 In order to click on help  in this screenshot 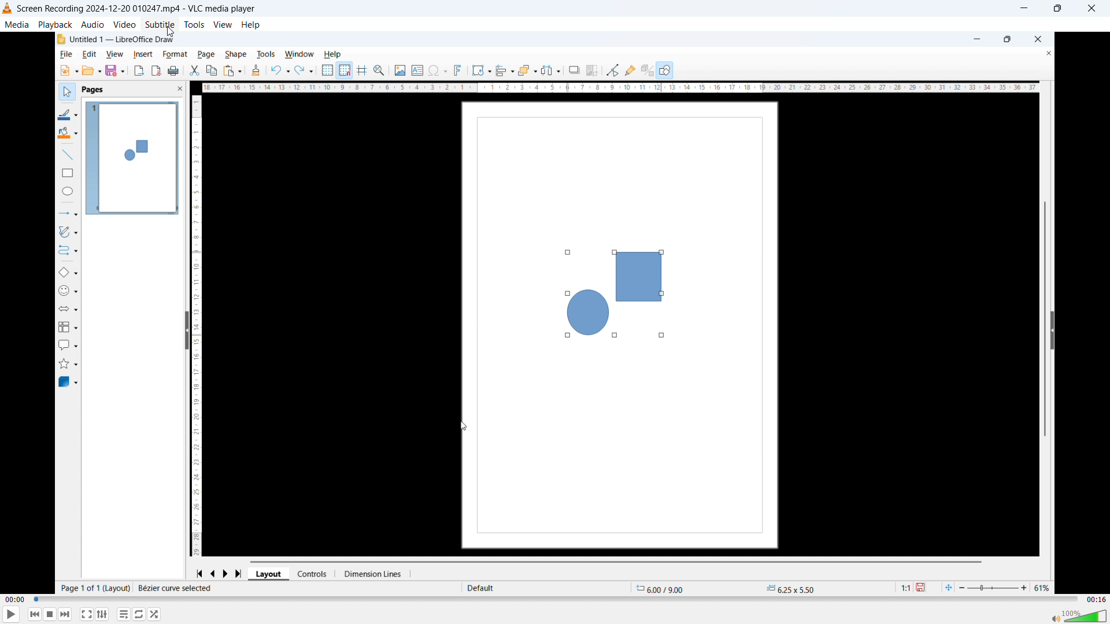, I will do `click(251, 25)`.